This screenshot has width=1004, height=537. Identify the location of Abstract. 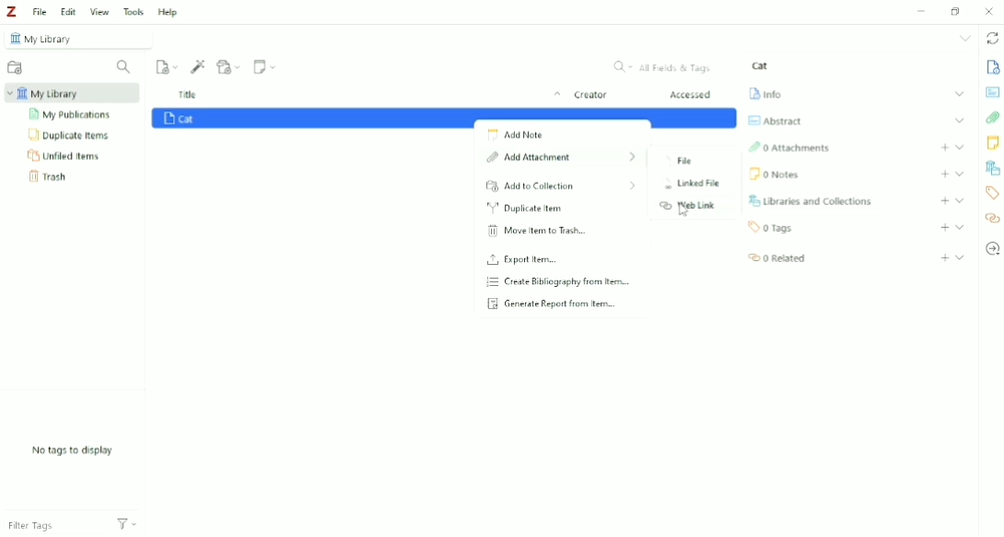
(992, 91).